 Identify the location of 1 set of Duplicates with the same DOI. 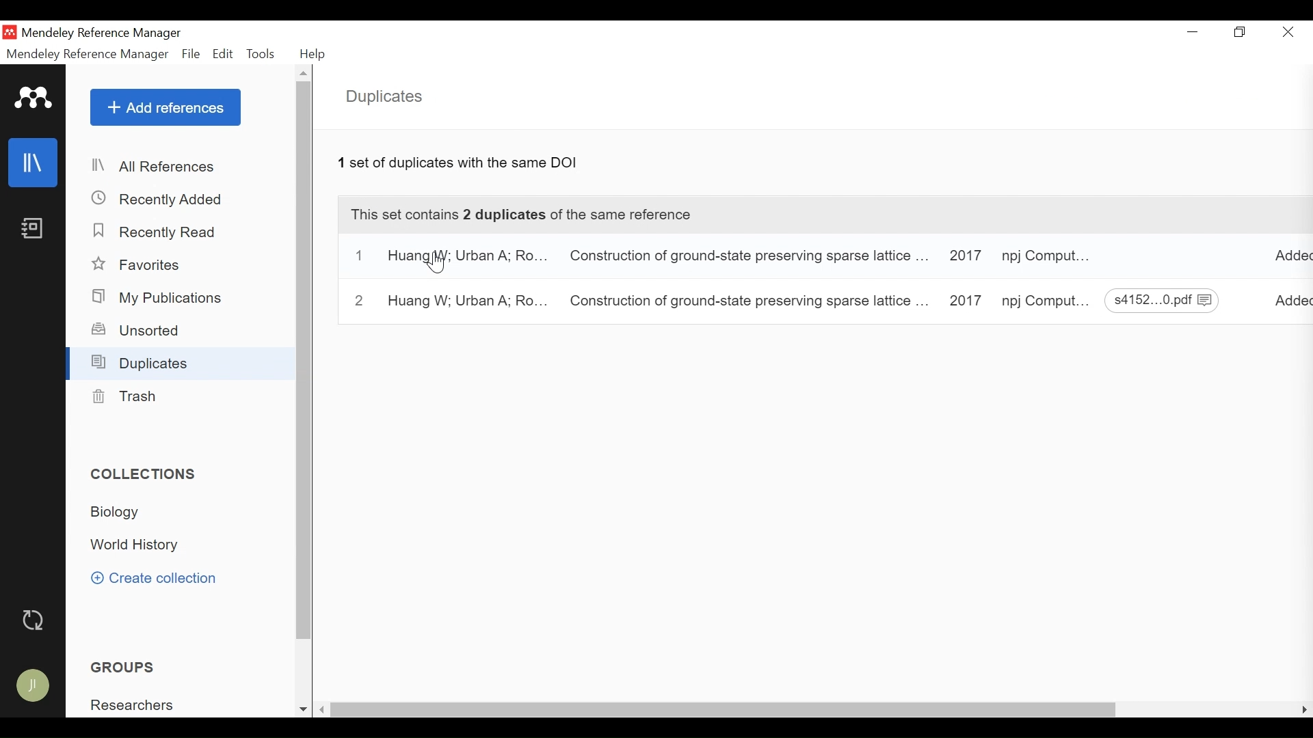
(459, 164).